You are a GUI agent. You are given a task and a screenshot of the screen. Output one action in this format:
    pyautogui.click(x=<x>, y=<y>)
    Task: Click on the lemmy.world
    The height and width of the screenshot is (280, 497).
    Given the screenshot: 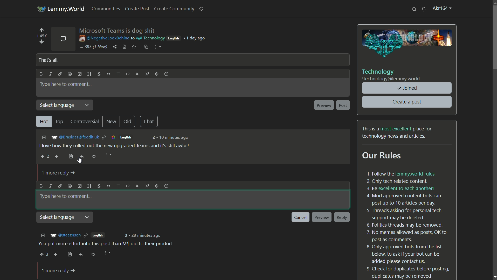 What is the action you would take?
    pyautogui.click(x=67, y=9)
    